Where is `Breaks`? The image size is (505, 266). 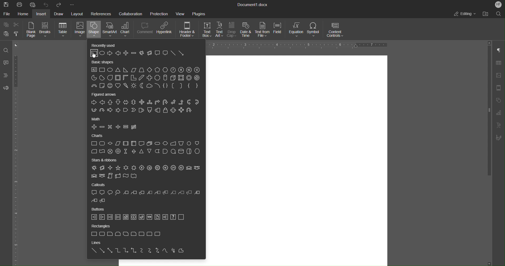 Breaks is located at coordinates (46, 30).